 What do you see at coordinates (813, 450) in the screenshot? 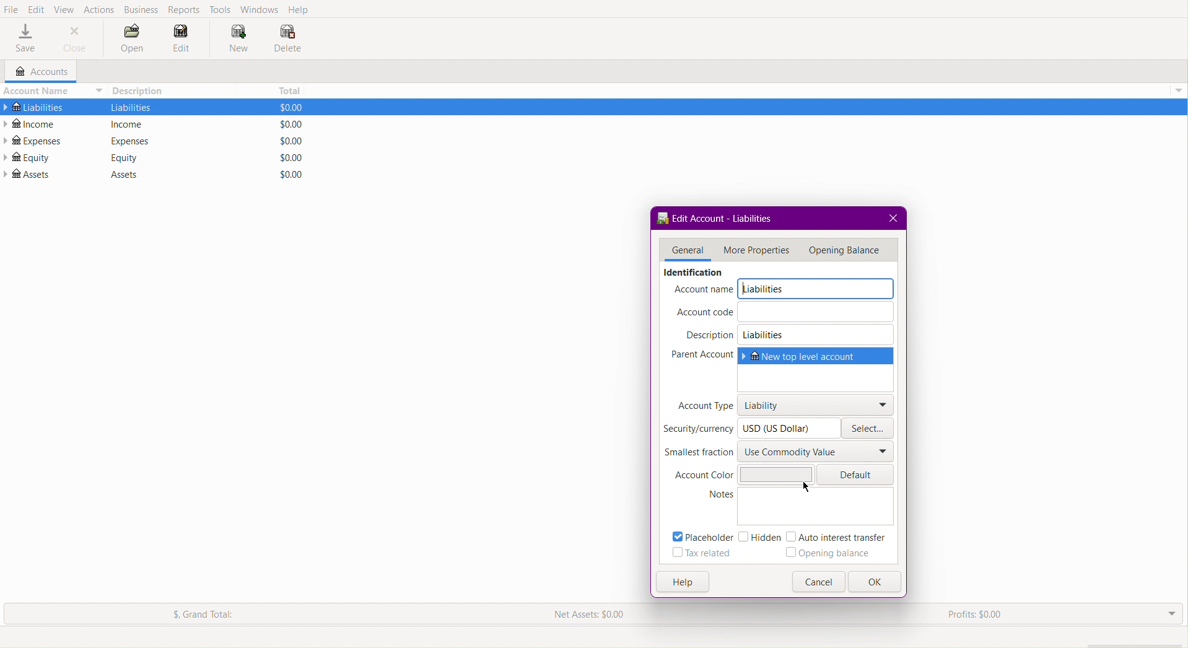
I see `Use Commodity Value` at bounding box center [813, 450].